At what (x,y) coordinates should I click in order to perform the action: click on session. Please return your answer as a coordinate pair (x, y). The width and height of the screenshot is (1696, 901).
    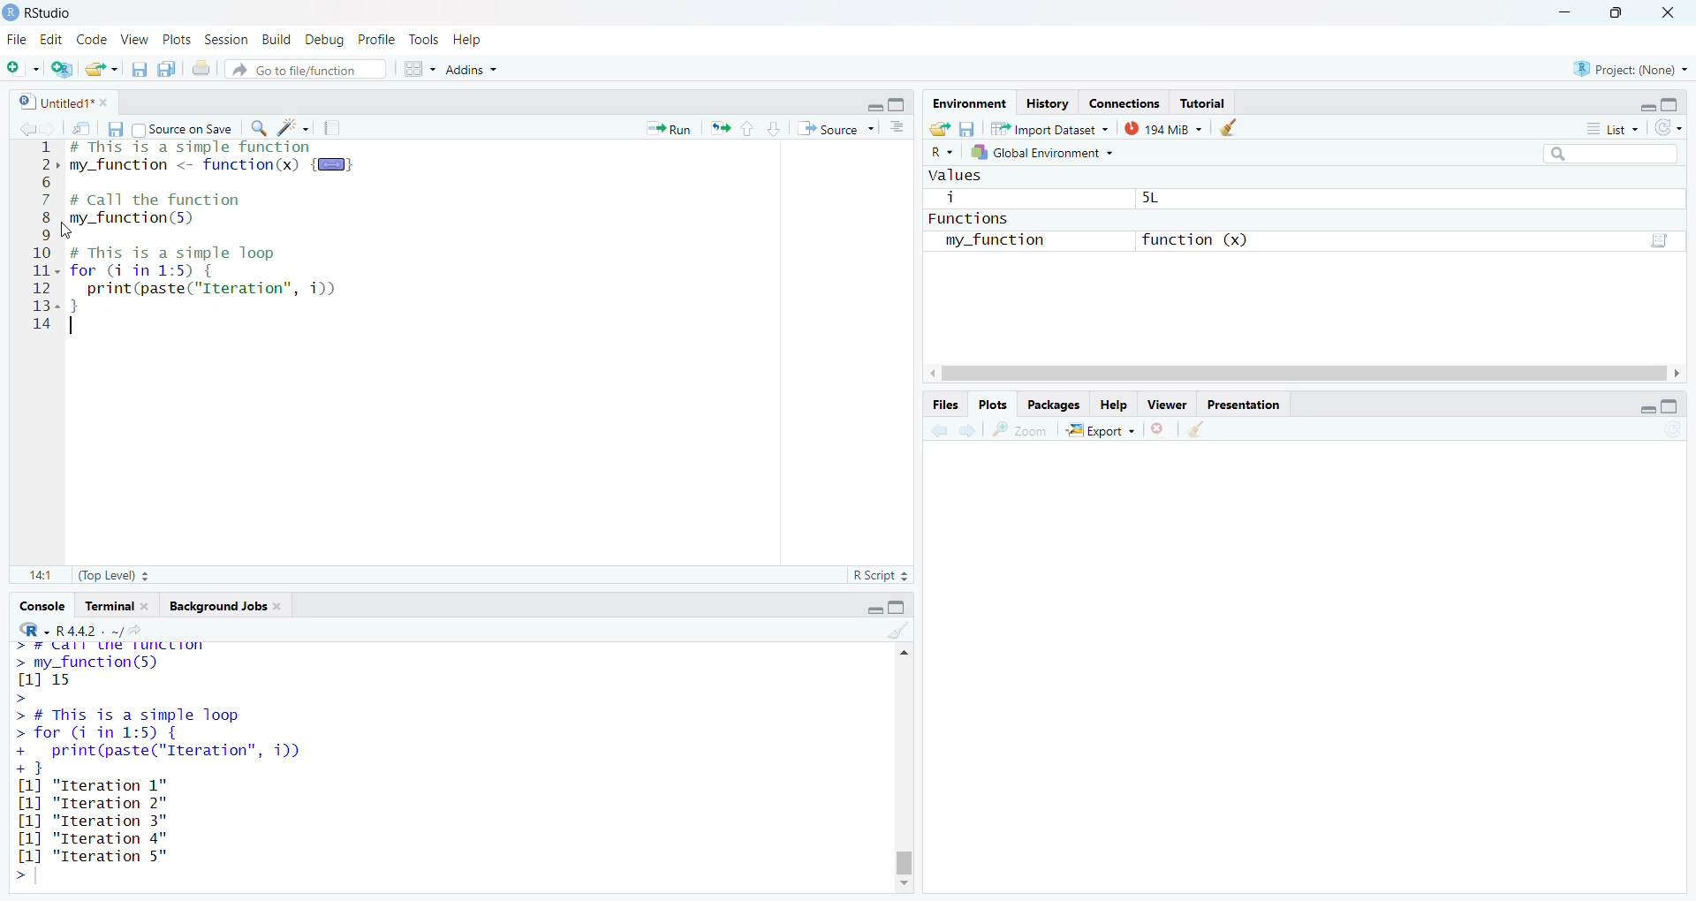
    Looking at the image, I should click on (224, 37).